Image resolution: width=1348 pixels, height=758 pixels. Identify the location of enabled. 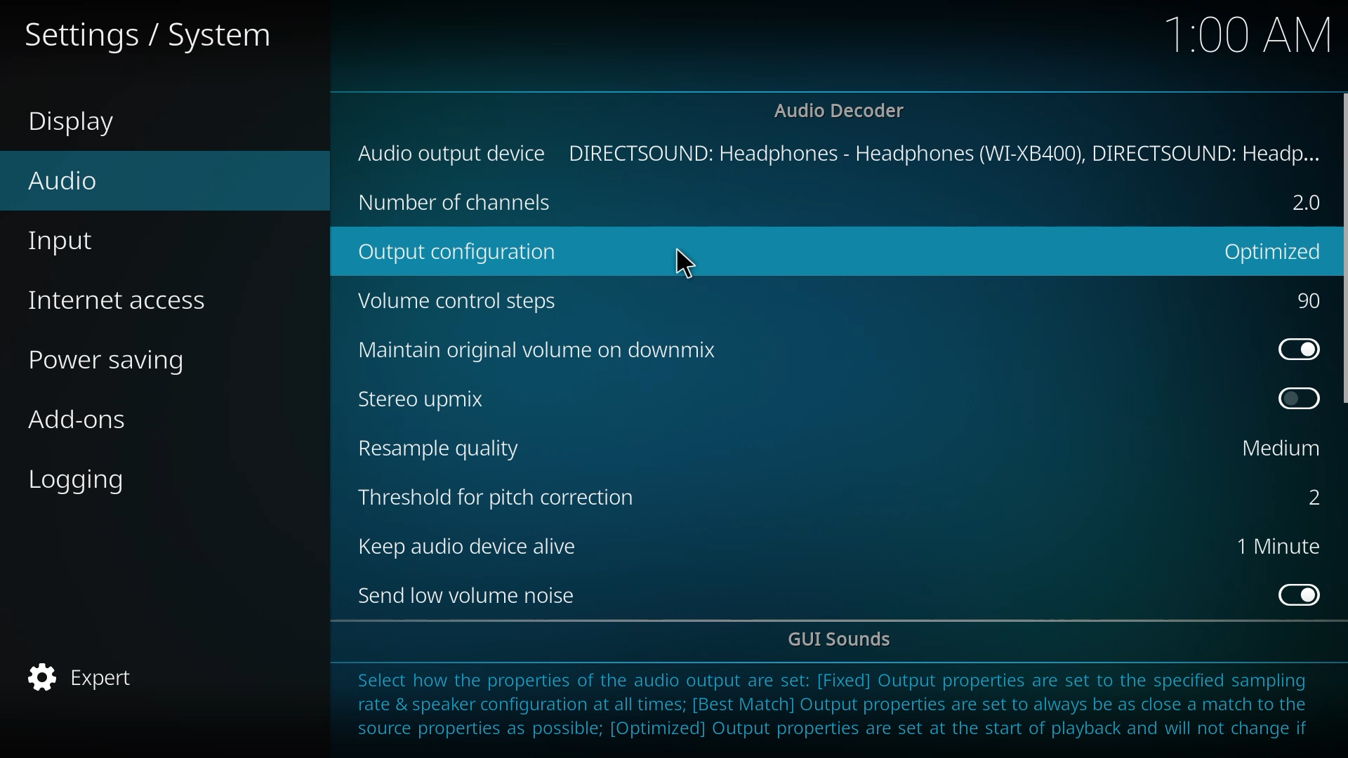
(1295, 347).